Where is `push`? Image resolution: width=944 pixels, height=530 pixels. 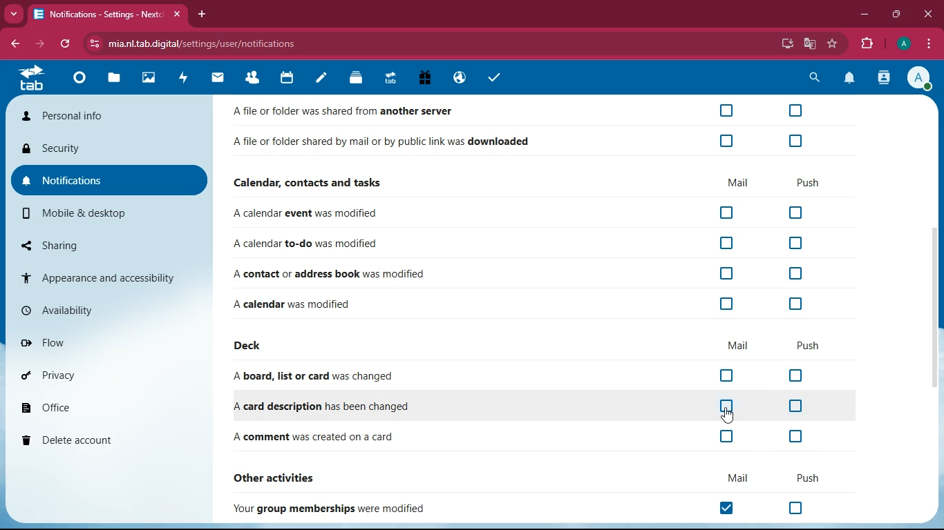 push is located at coordinates (804, 477).